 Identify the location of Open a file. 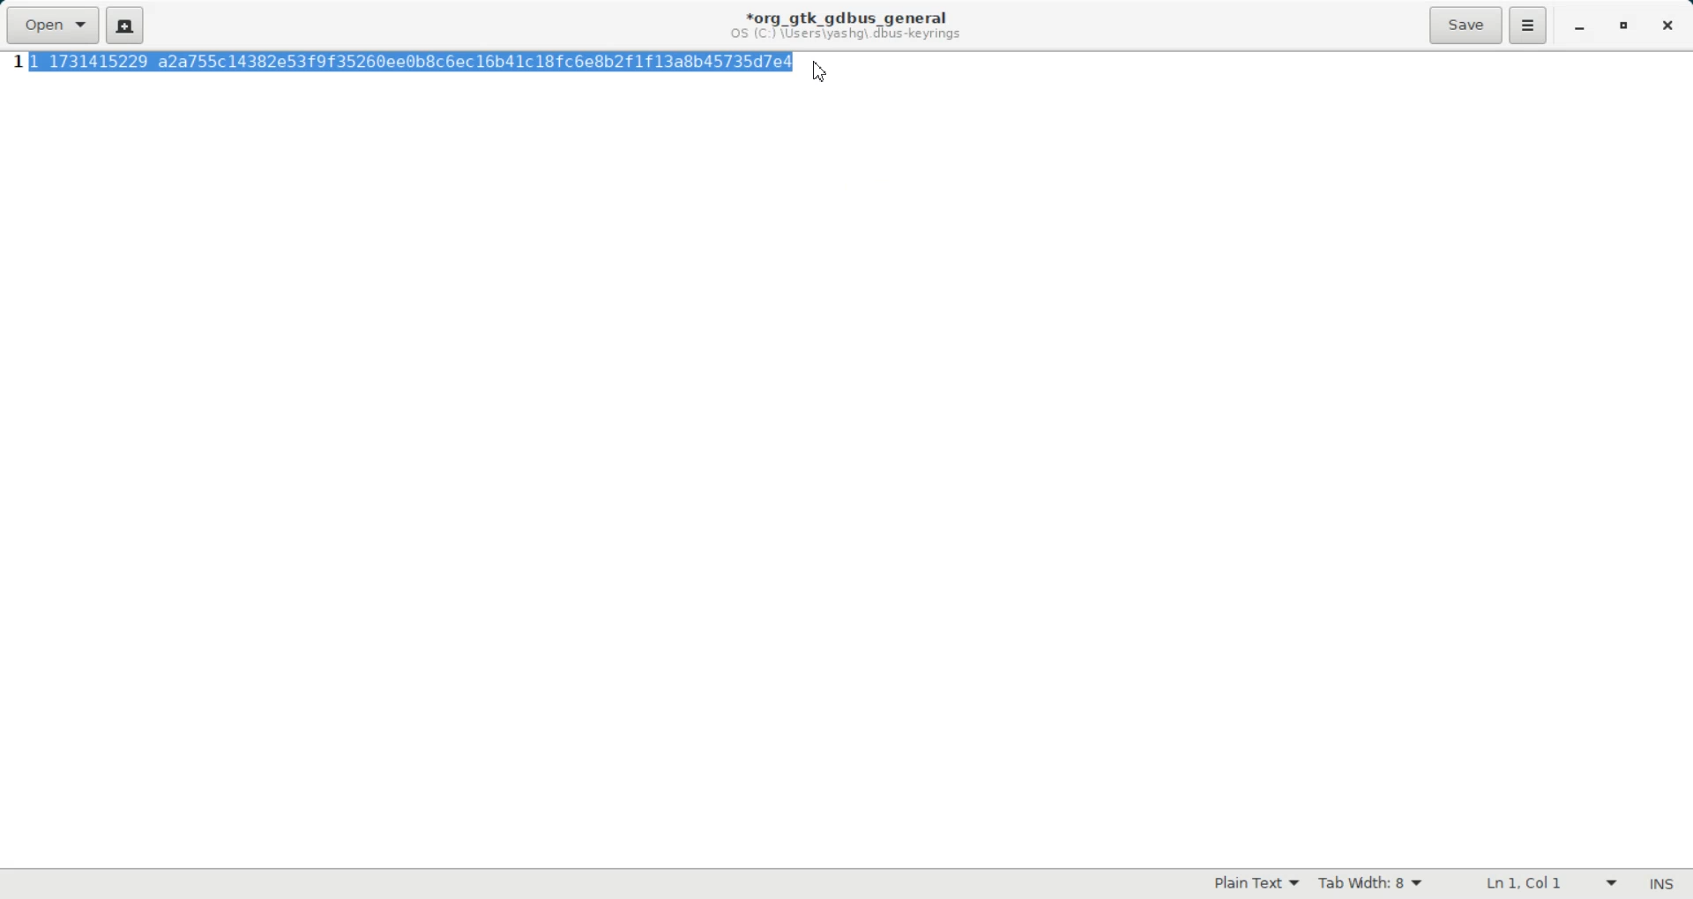
(51, 25).